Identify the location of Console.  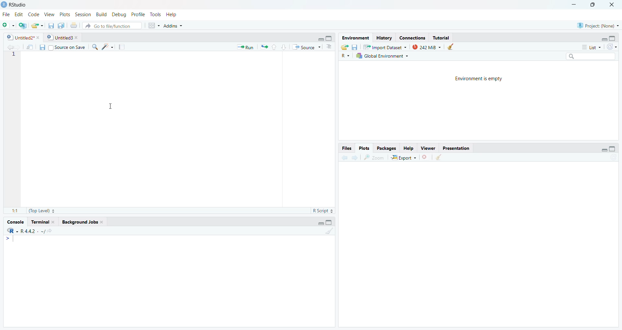
(15, 222).